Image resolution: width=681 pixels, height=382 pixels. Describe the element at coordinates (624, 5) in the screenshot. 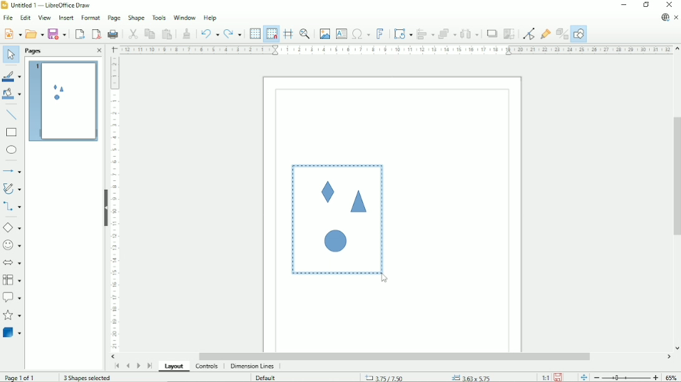

I see `Minimize` at that location.